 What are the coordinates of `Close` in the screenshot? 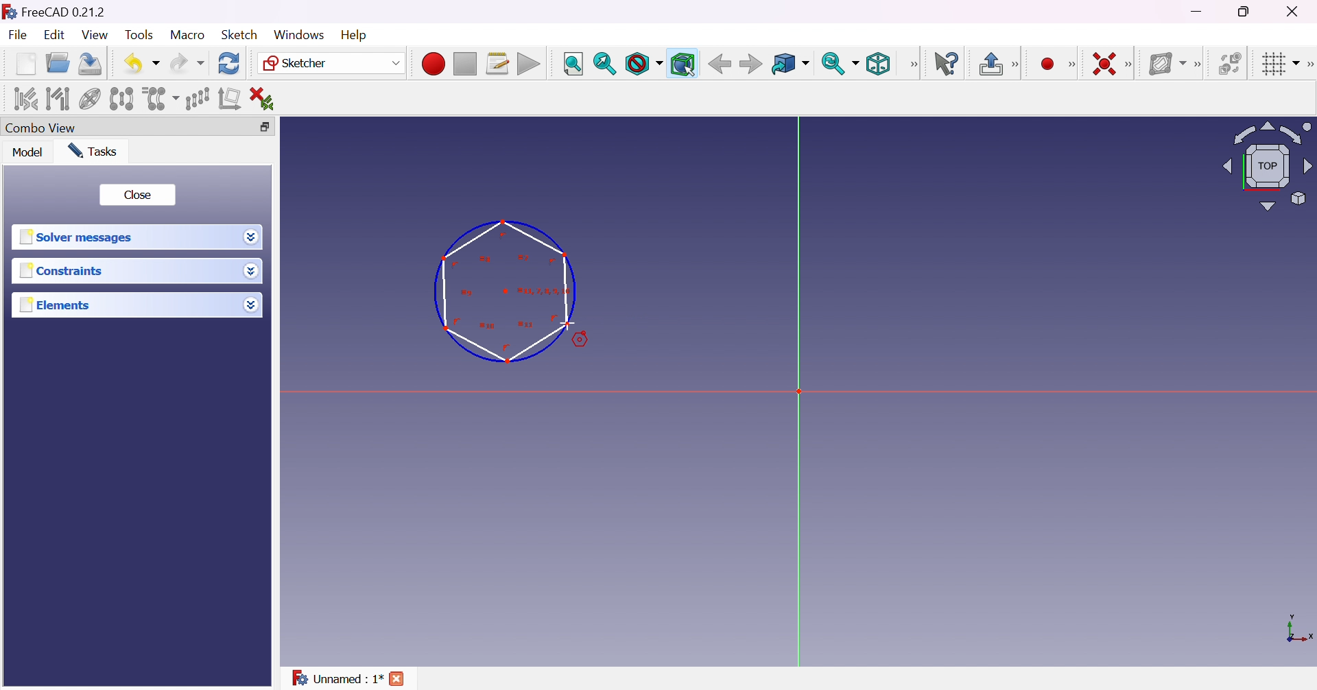 It's located at (1296, 11).